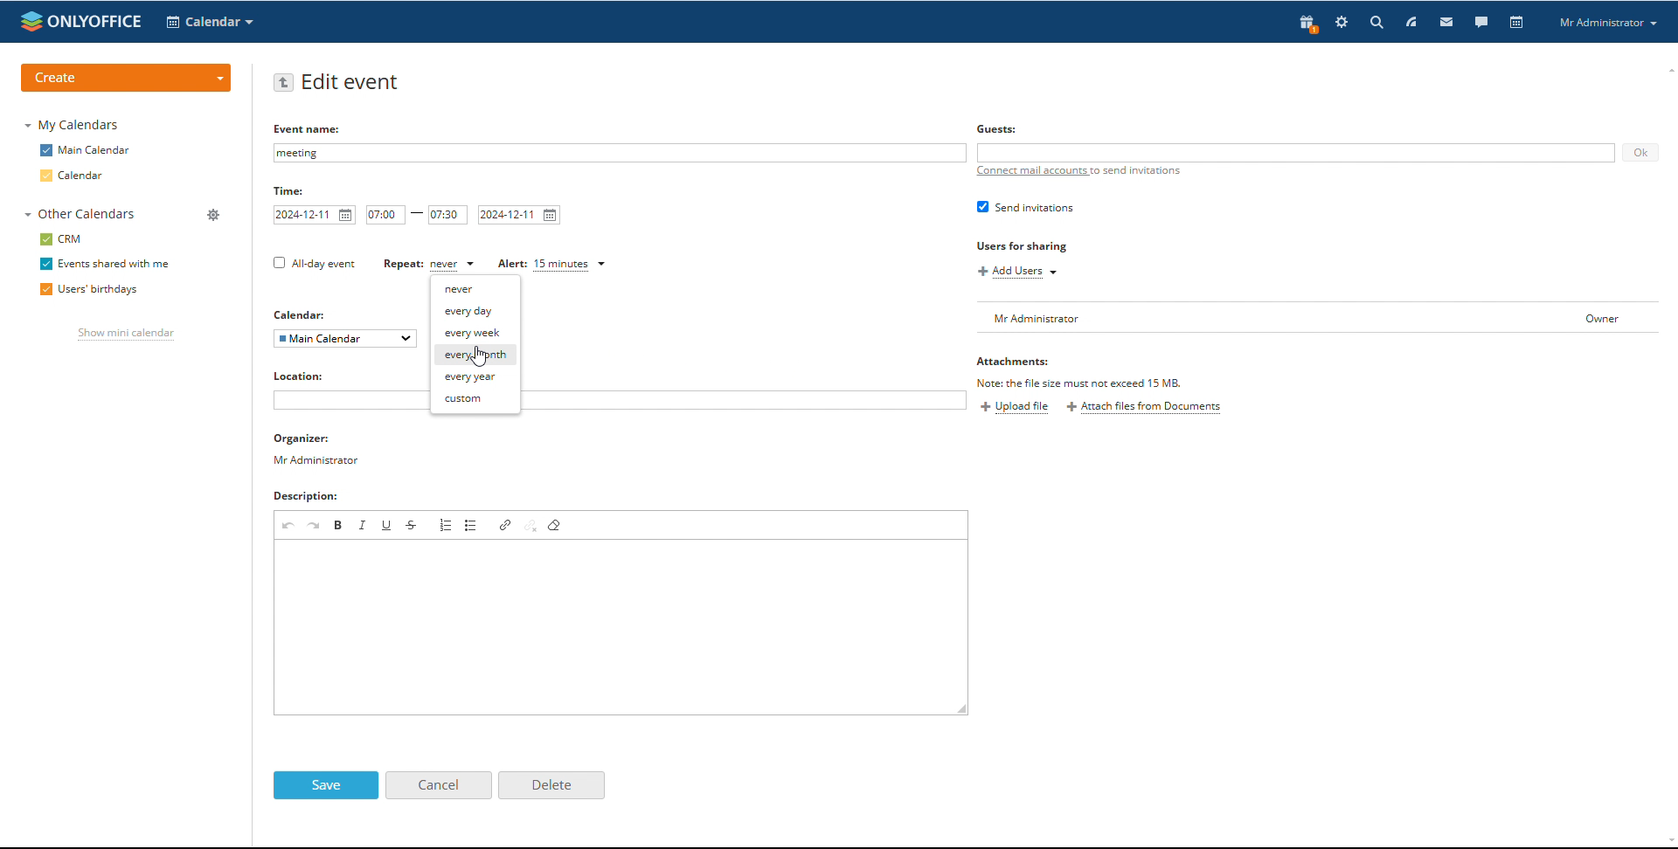 This screenshot has width=1678, height=849. I want to click on create, so click(128, 78).